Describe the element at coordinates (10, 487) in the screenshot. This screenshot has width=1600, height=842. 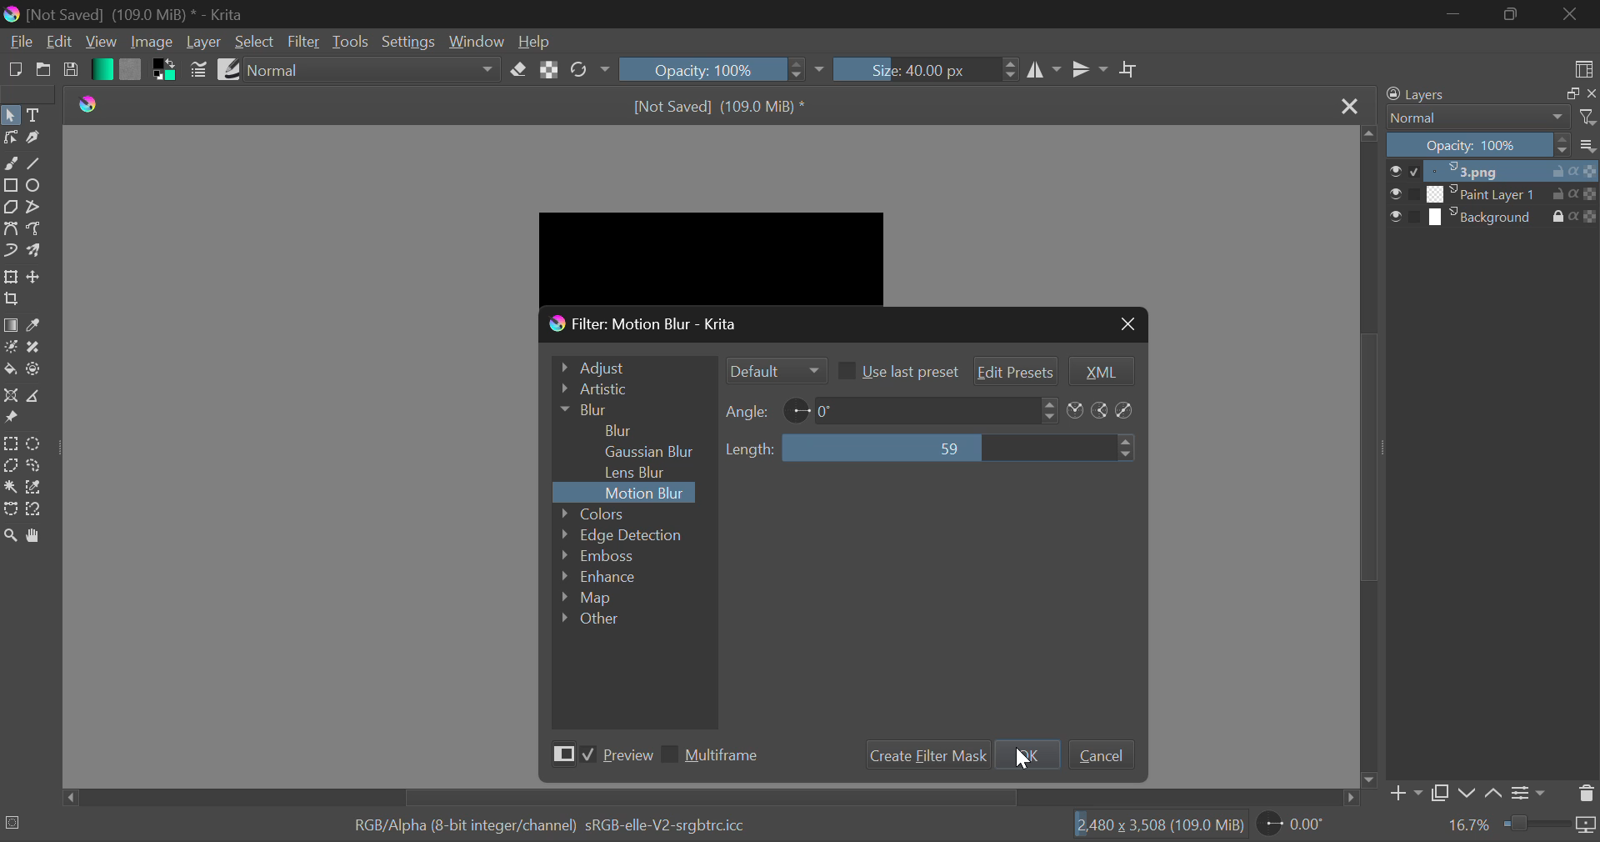
I see `Continuous Selection Tool` at that location.